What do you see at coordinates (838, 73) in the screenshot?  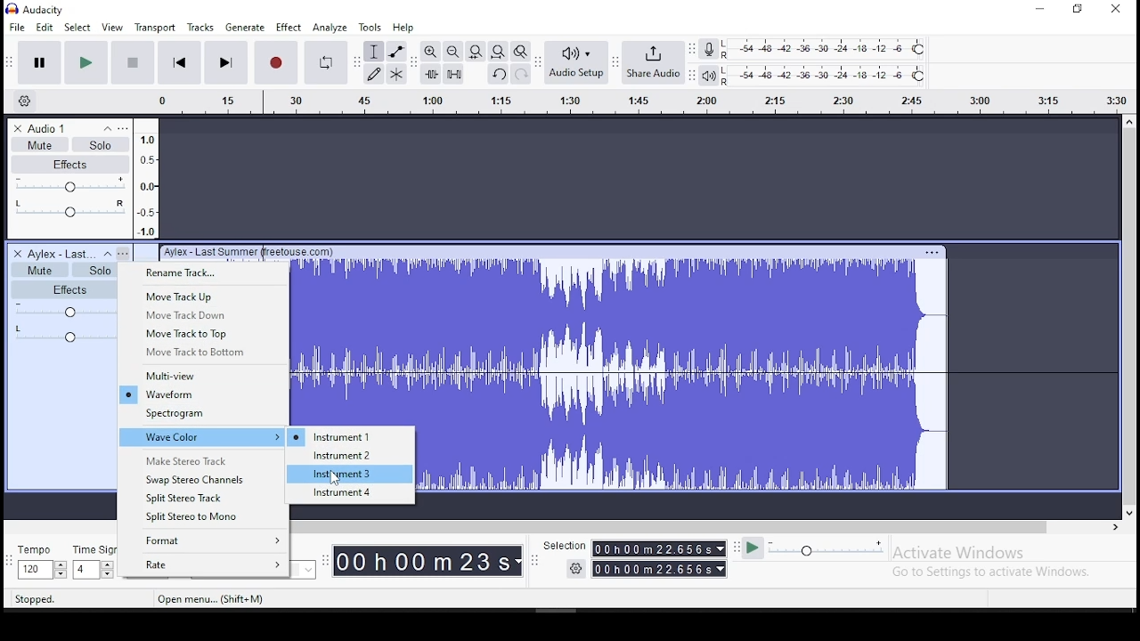 I see `playback level` at bounding box center [838, 73].